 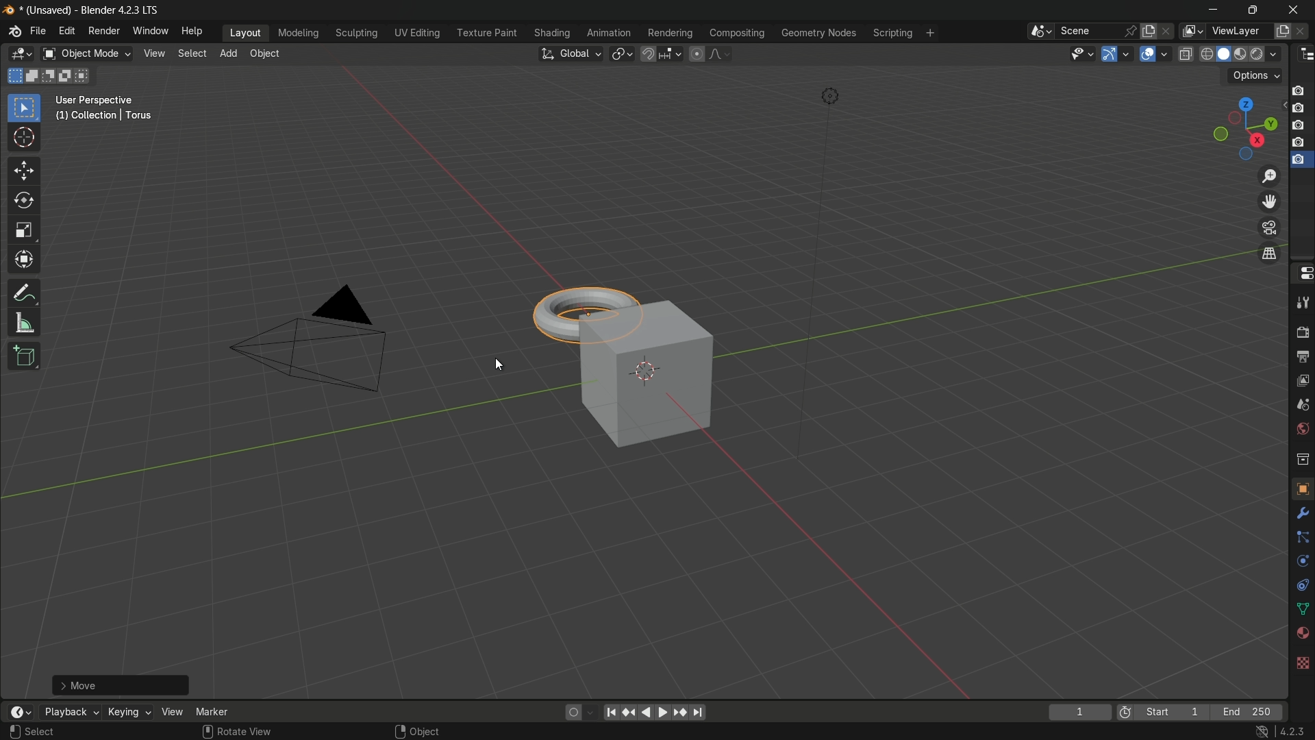 What do you see at coordinates (1164, 53) in the screenshot?
I see `overlays` at bounding box center [1164, 53].